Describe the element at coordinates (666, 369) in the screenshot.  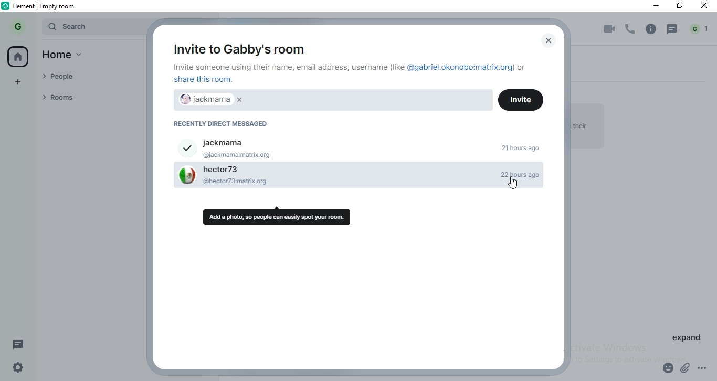
I see `emoji` at that location.